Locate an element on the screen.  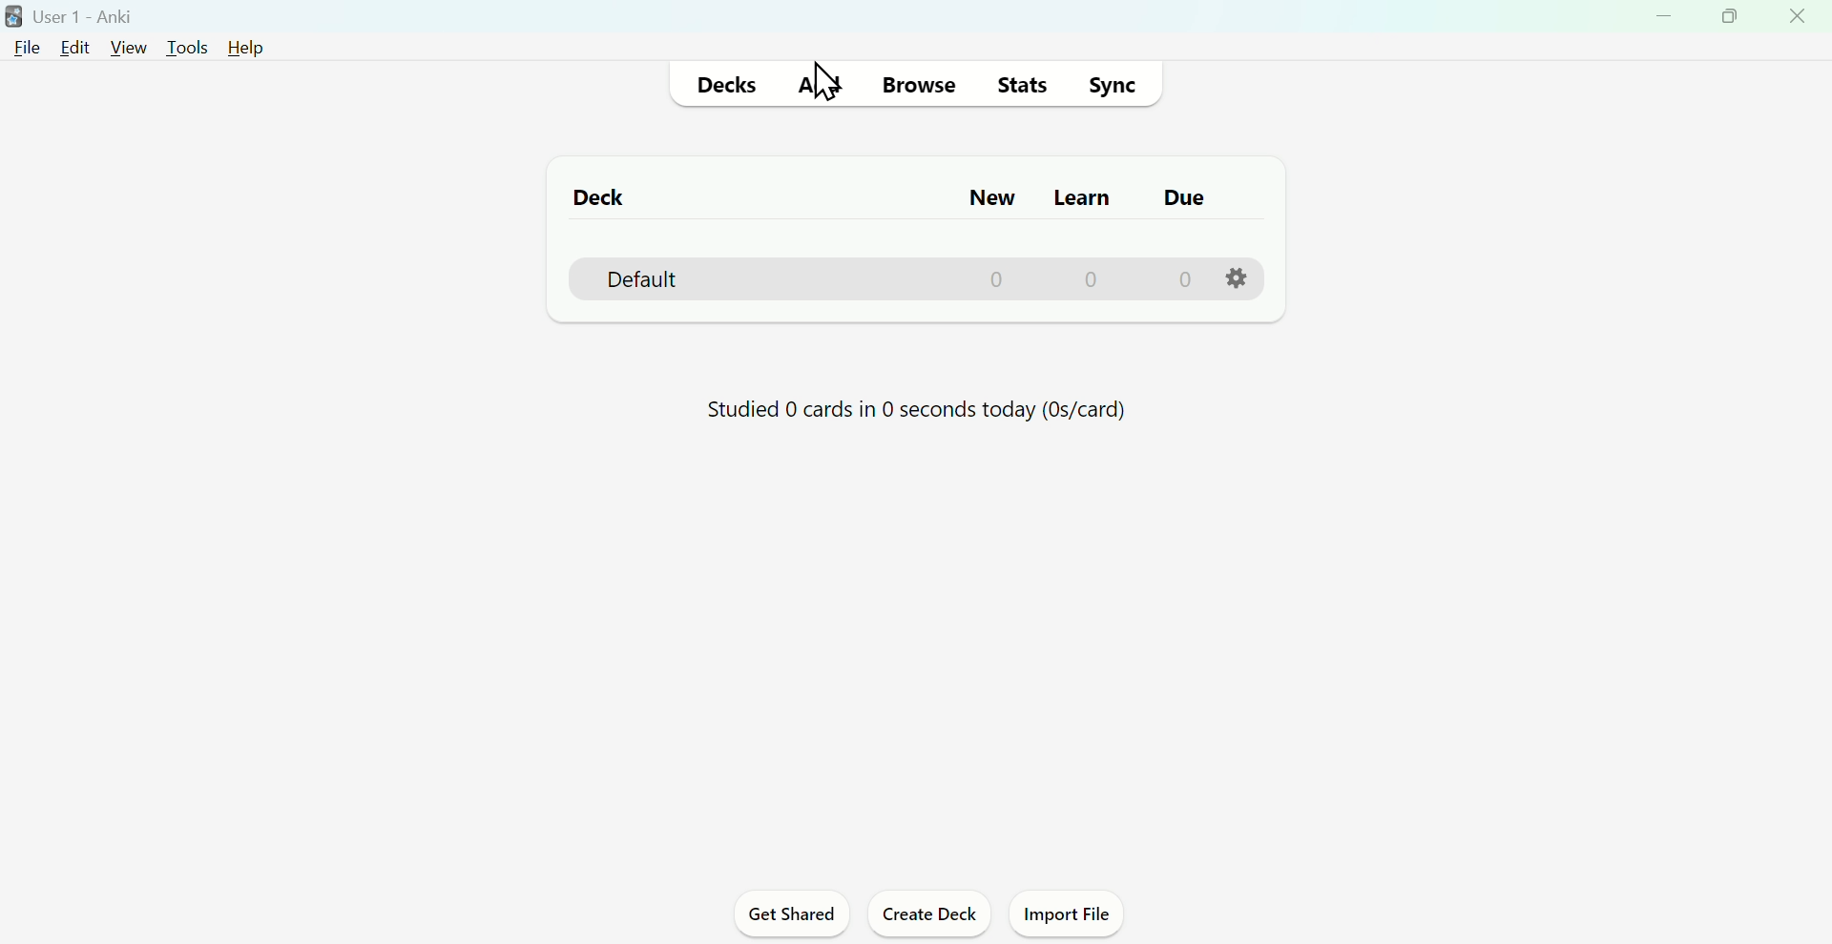
File is located at coordinates (24, 47).